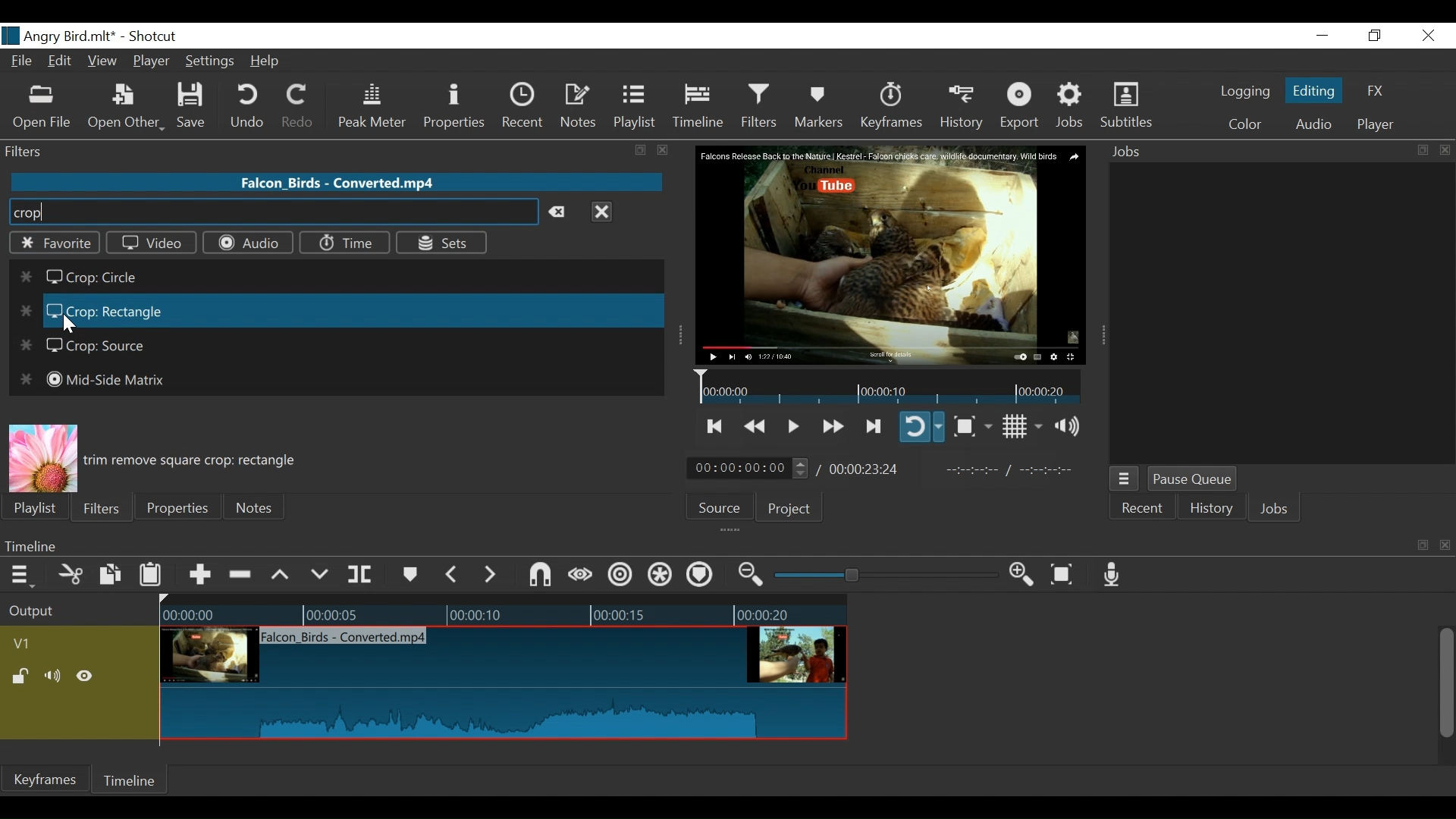 The height and width of the screenshot is (819, 1456). What do you see at coordinates (242, 576) in the screenshot?
I see `Remove cut` at bounding box center [242, 576].